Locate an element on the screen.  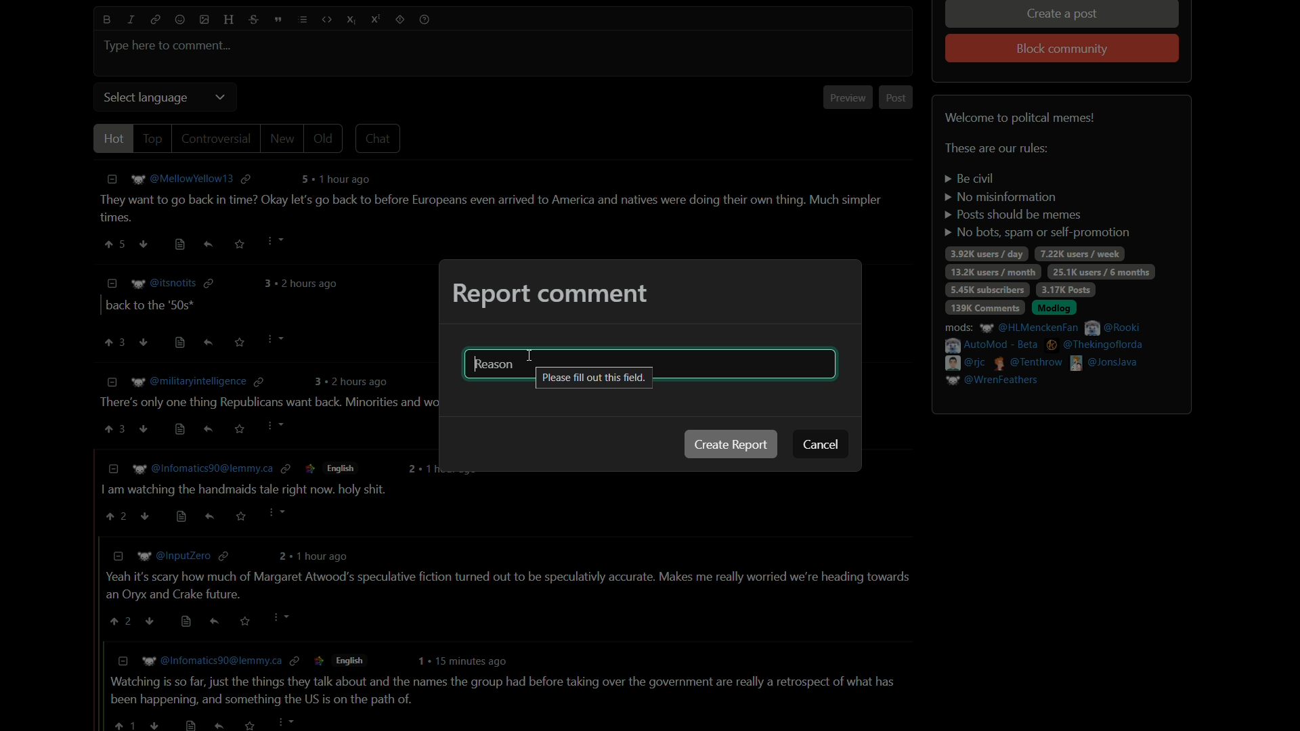
5.45k subscribers is located at coordinates (988, 290).